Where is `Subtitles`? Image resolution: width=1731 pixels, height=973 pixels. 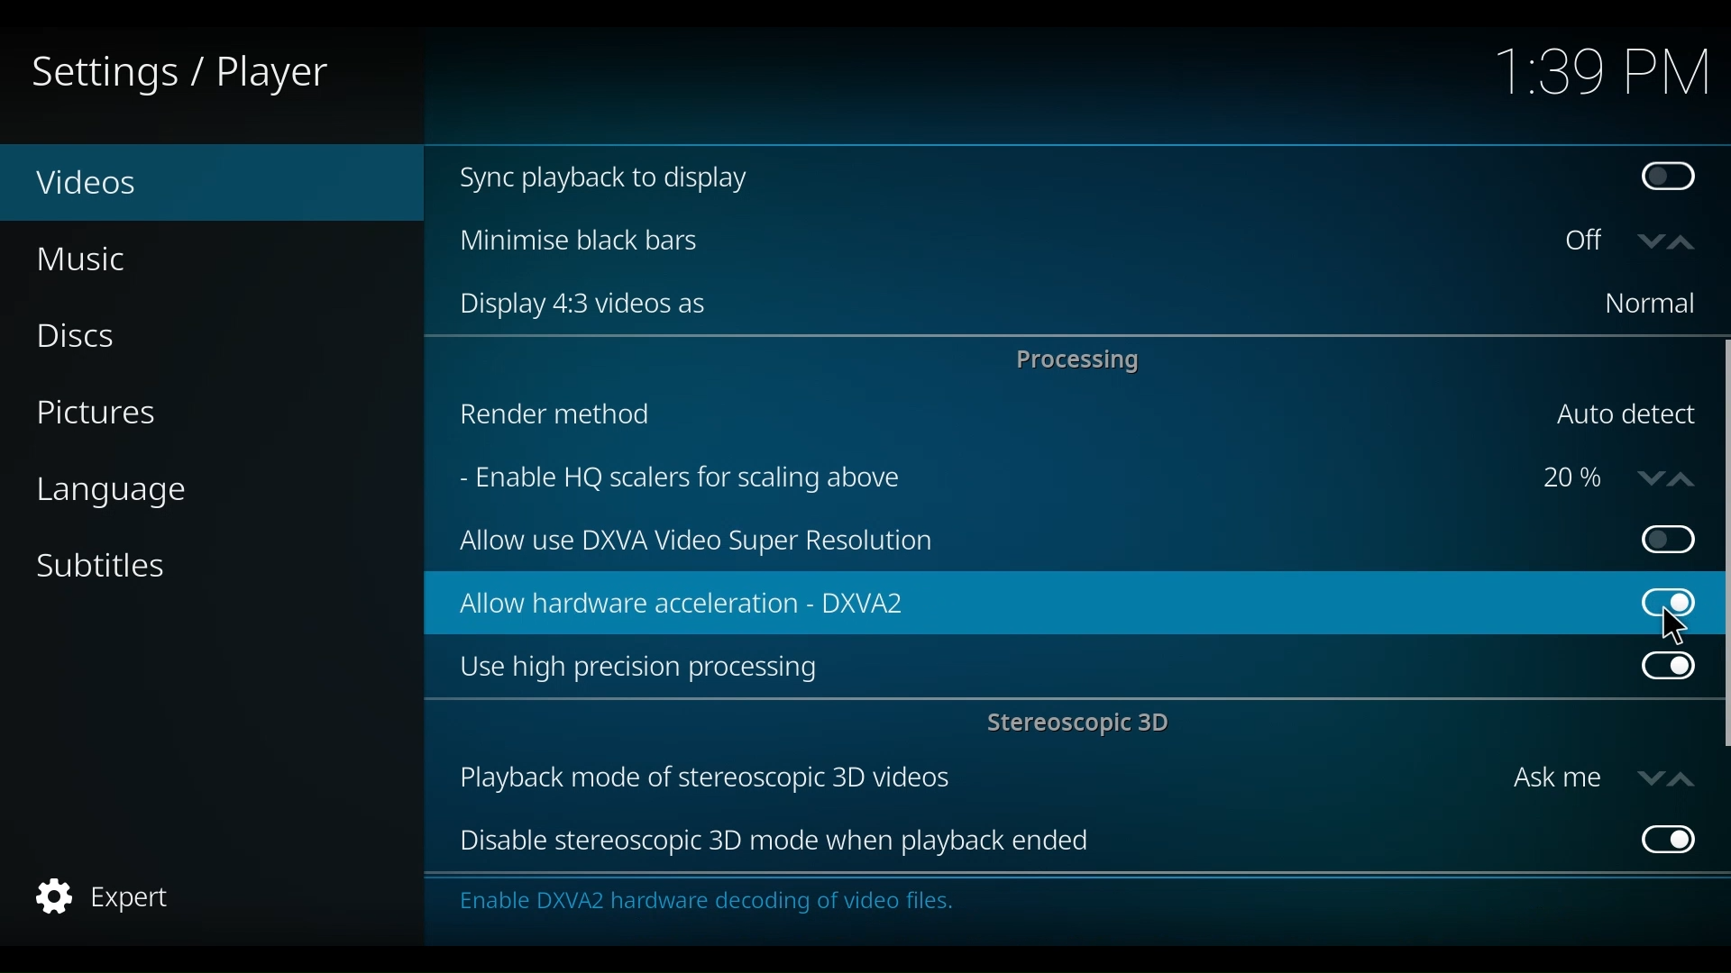
Subtitles is located at coordinates (102, 564).